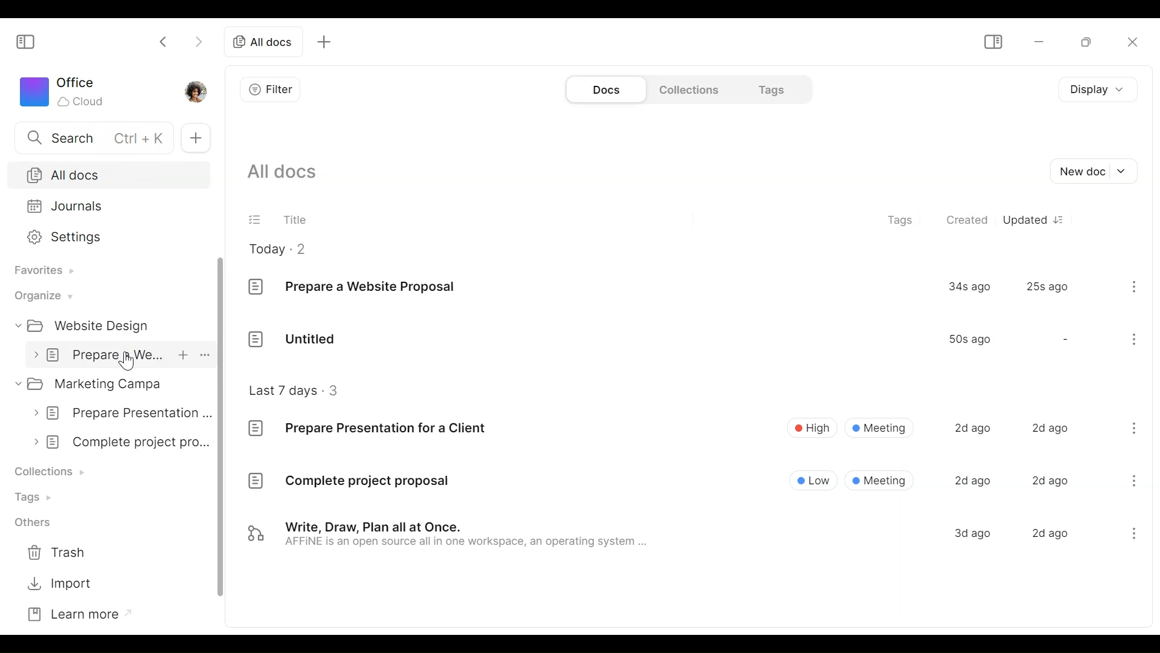 Image resolution: width=1160 pixels, height=653 pixels. I want to click on Search, so click(86, 137).